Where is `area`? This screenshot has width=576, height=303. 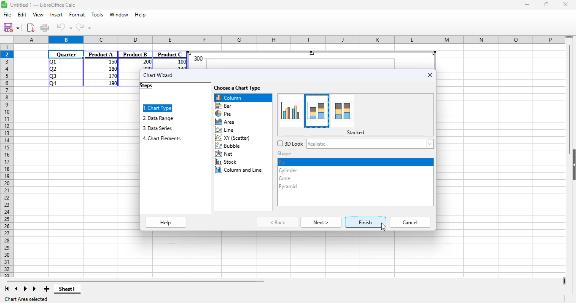
area is located at coordinates (225, 122).